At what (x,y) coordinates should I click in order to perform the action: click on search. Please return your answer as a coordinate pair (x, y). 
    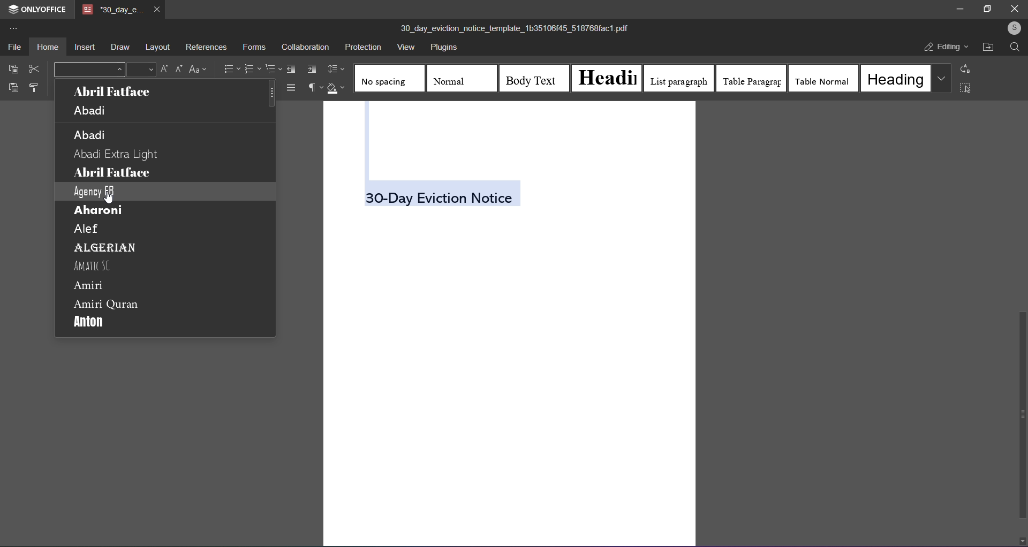
    Looking at the image, I should click on (1016, 48).